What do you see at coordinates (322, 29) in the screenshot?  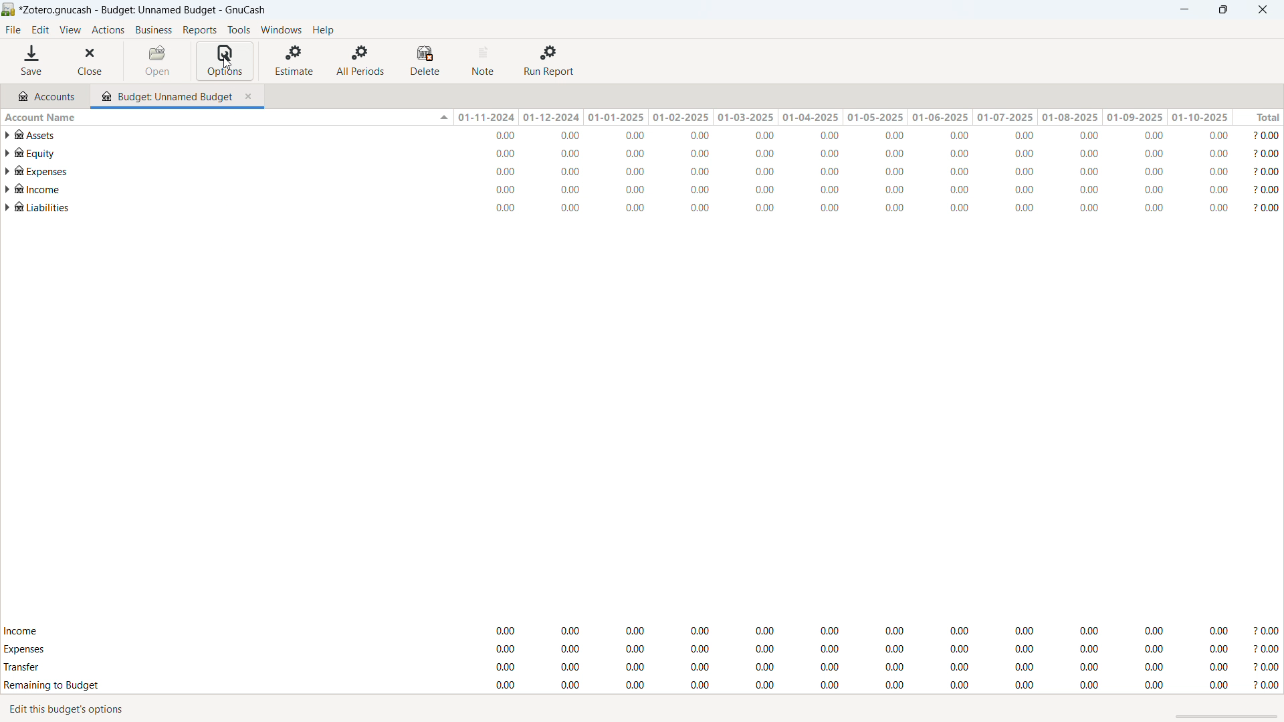 I see `help` at bounding box center [322, 29].